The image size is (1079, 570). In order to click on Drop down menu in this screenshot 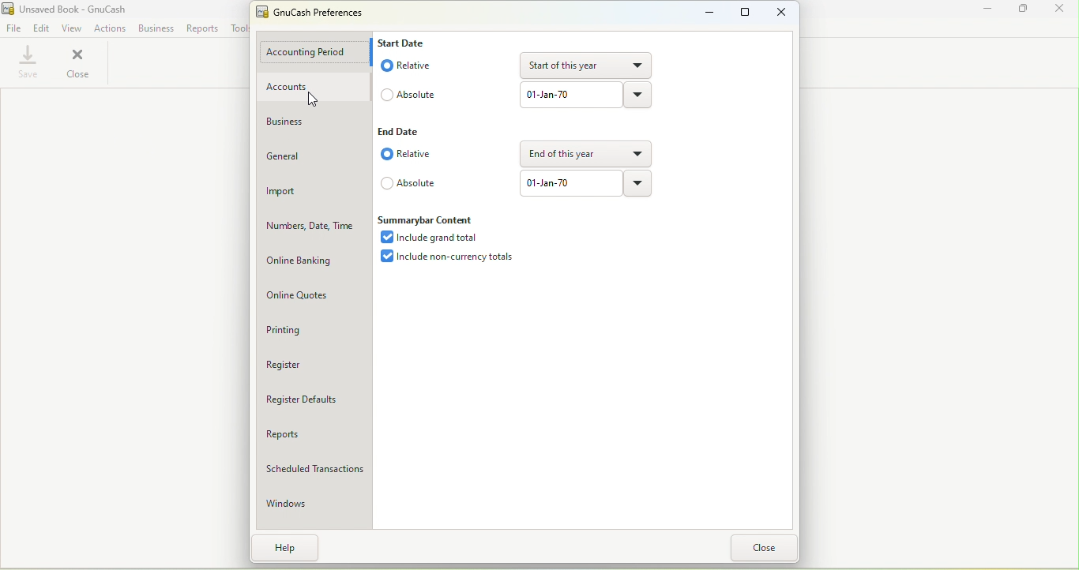, I will do `click(637, 183)`.